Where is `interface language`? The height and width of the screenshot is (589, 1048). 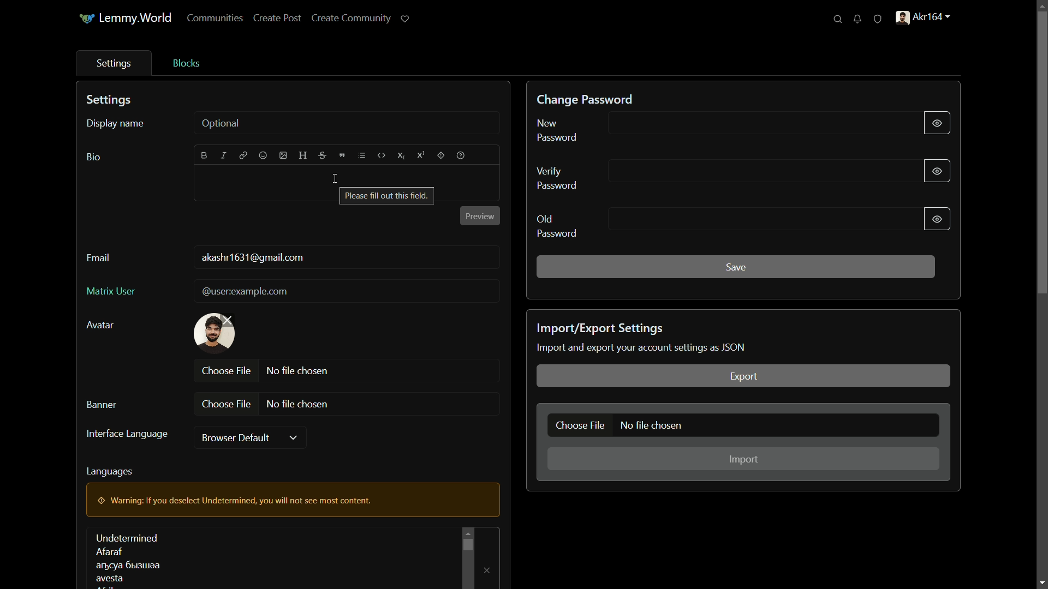
interface language is located at coordinates (128, 434).